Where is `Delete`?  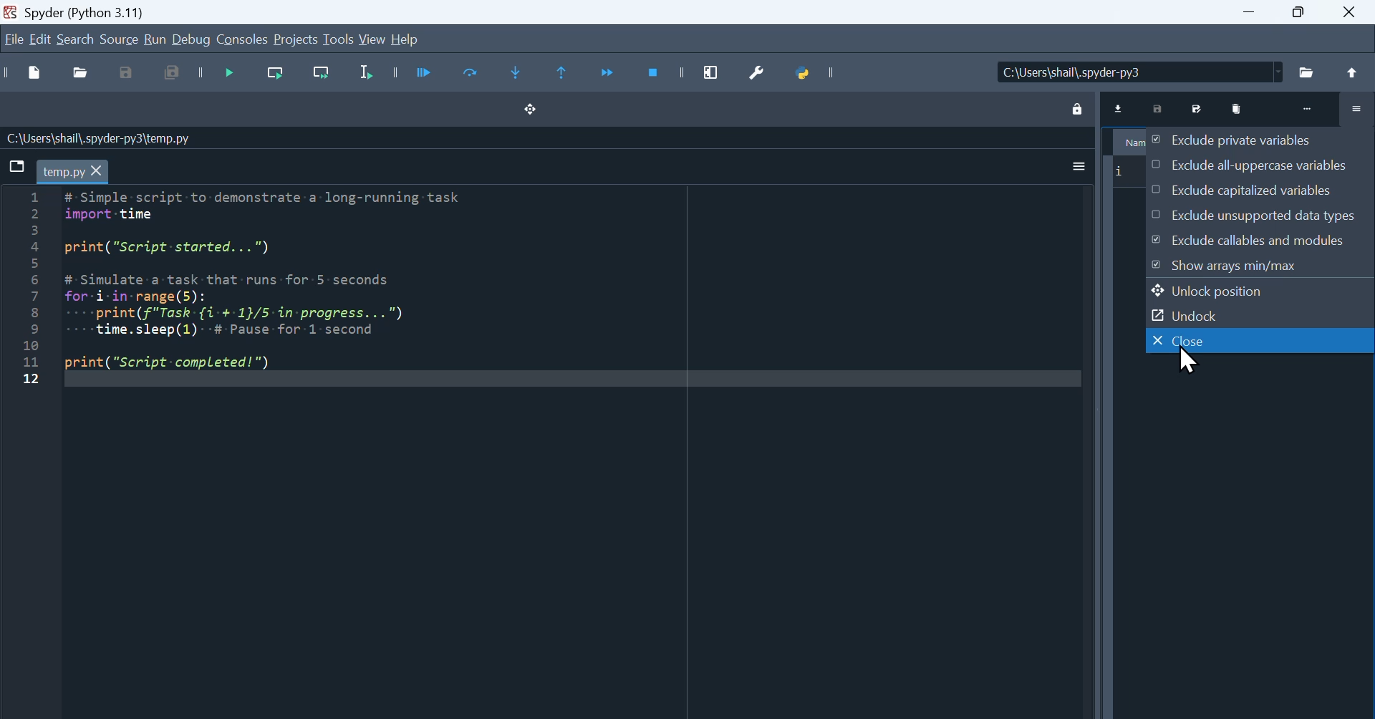
Delete is located at coordinates (1238, 107).